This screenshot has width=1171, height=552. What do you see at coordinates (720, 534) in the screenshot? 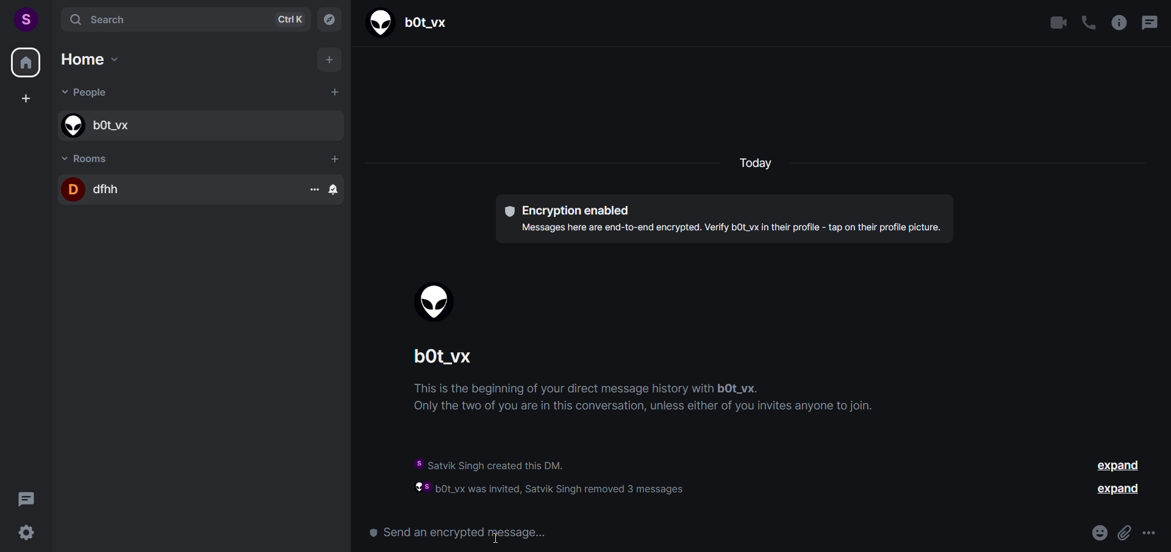
I see `send a message` at bounding box center [720, 534].